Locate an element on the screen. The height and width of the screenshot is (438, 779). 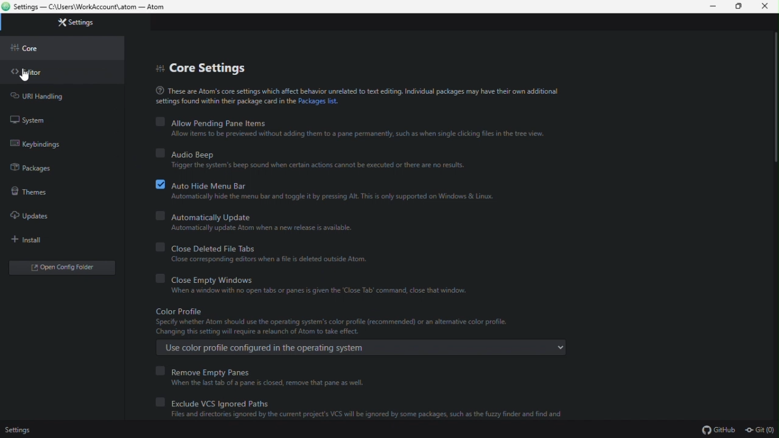
Close empty Windows is located at coordinates (309, 278).